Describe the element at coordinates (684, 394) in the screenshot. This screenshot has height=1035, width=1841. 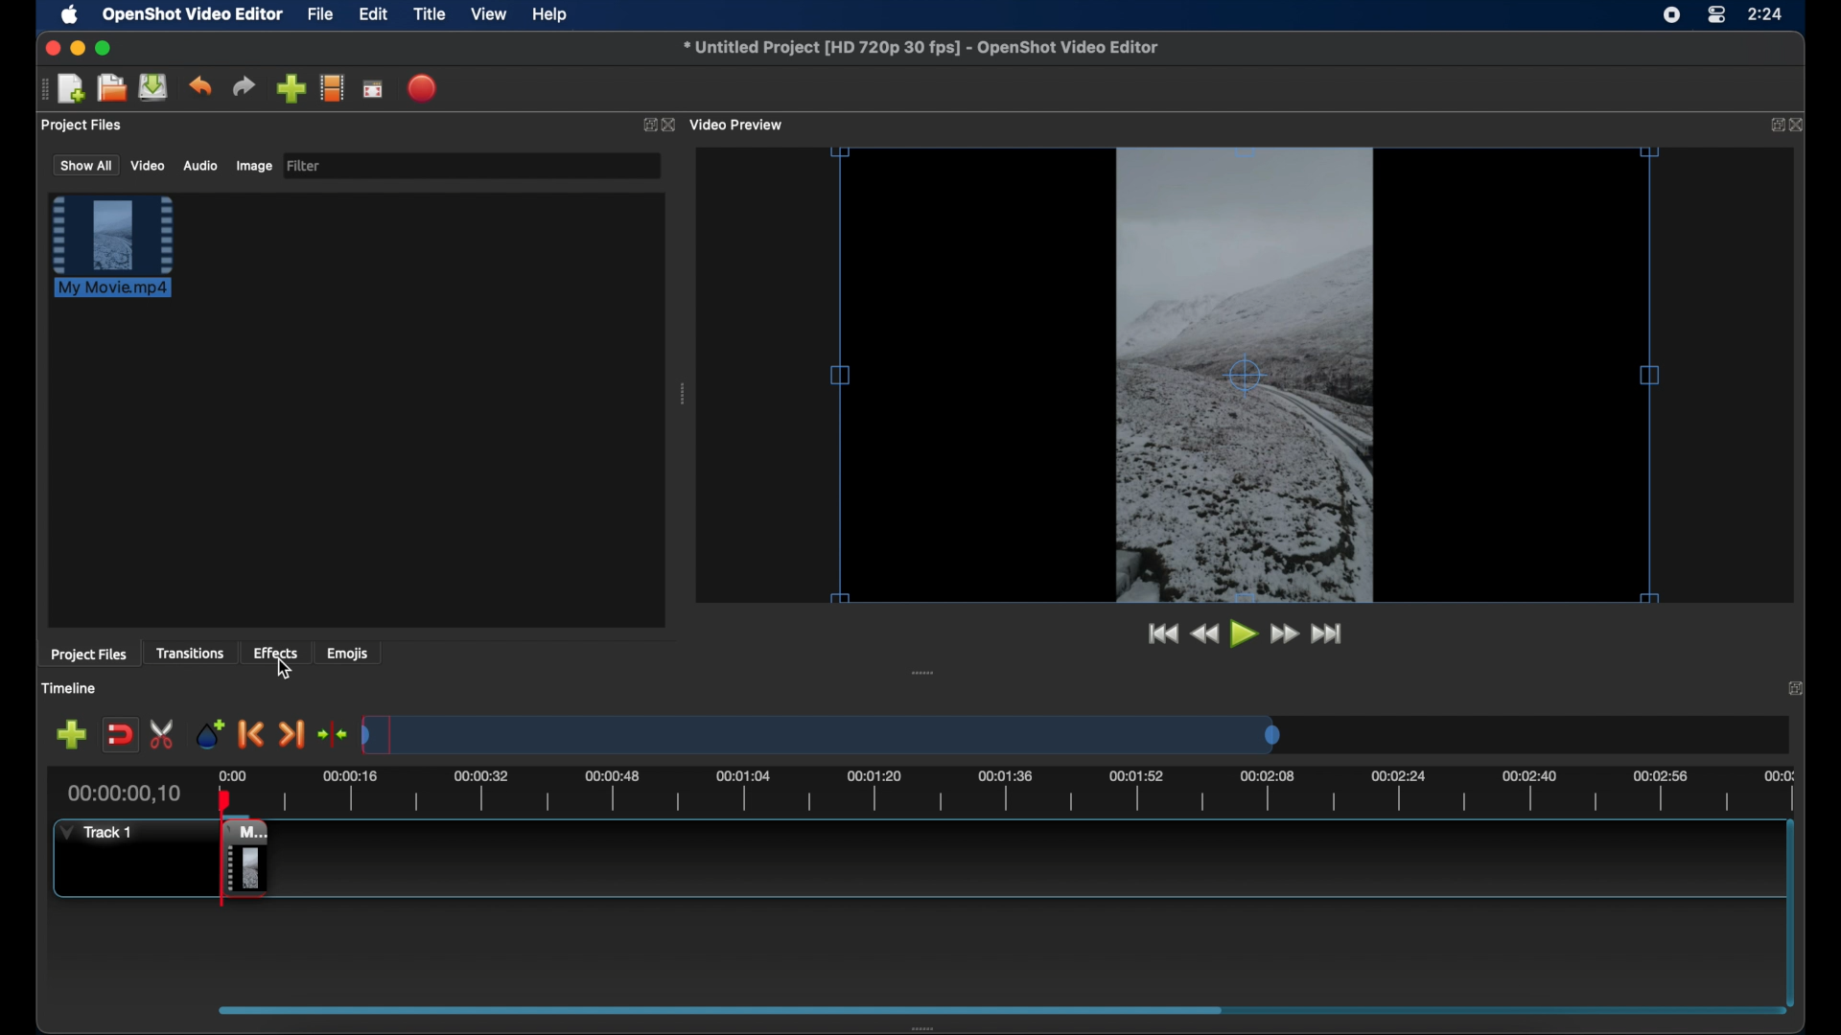
I see `drag handle` at that location.